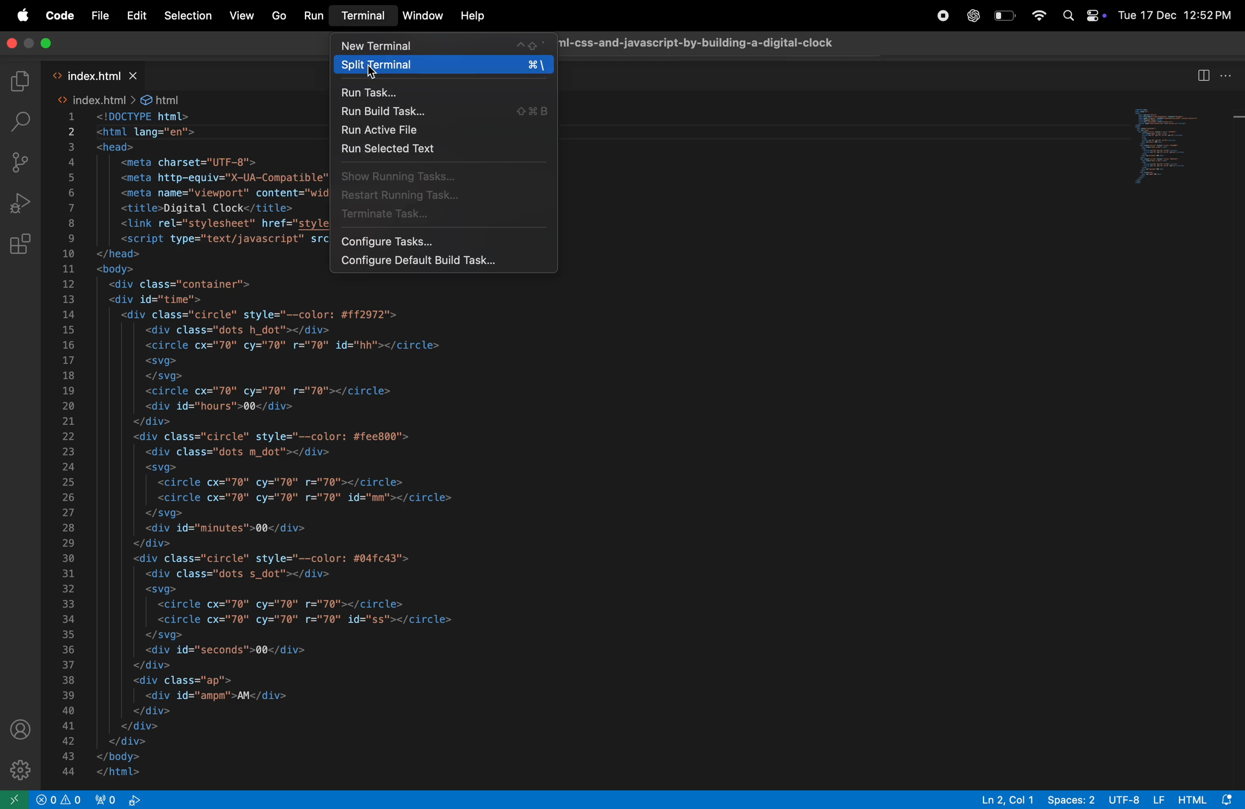 The height and width of the screenshot is (809, 1245). What do you see at coordinates (277, 16) in the screenshot?
I see `Go` at bounding box center [277, 16].